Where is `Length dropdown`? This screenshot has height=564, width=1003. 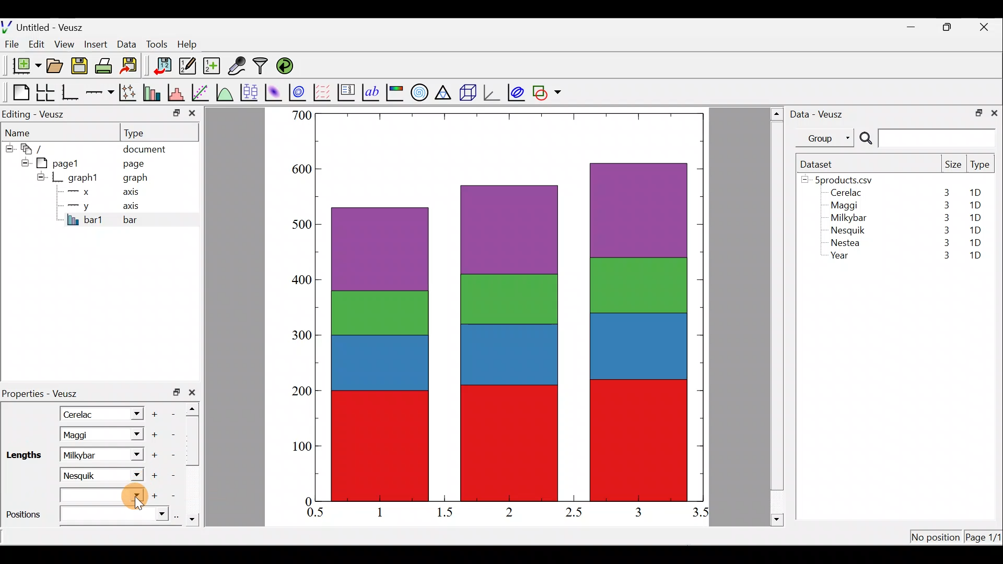
Length dropdown is located at coordinates (103, 496).